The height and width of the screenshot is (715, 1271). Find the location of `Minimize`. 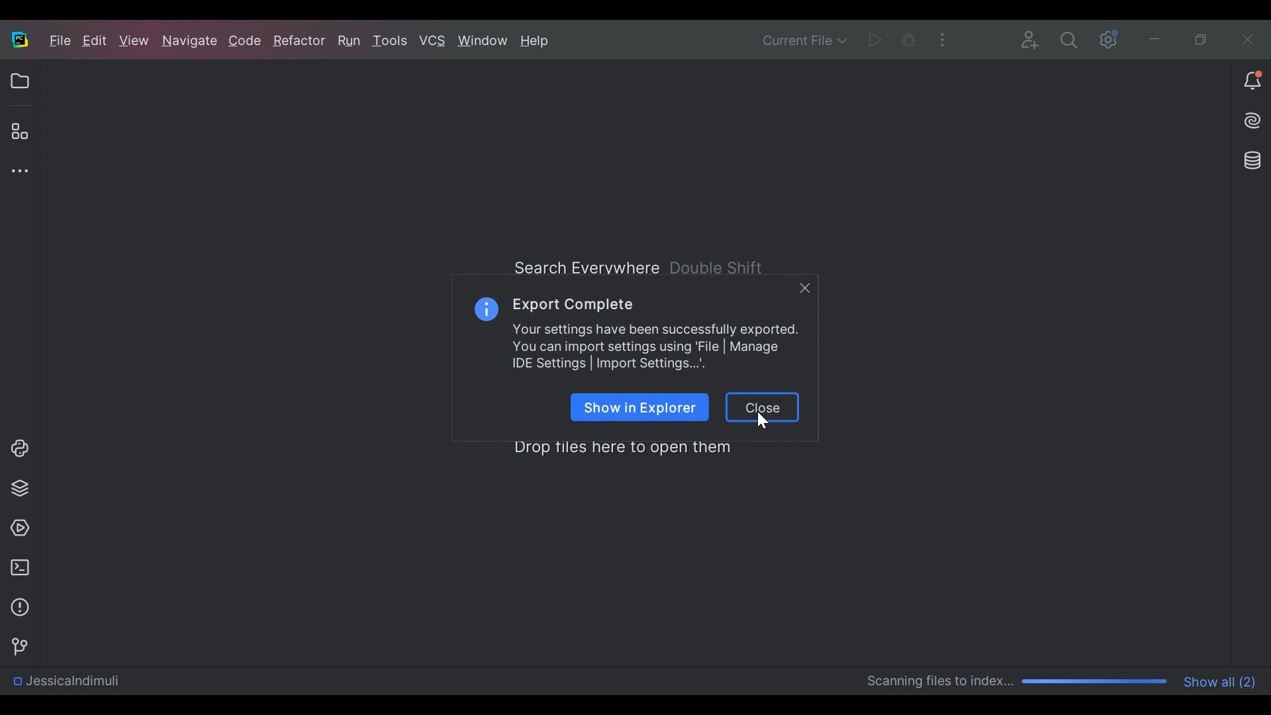

Minimize is located at coordinates (1153, 38).